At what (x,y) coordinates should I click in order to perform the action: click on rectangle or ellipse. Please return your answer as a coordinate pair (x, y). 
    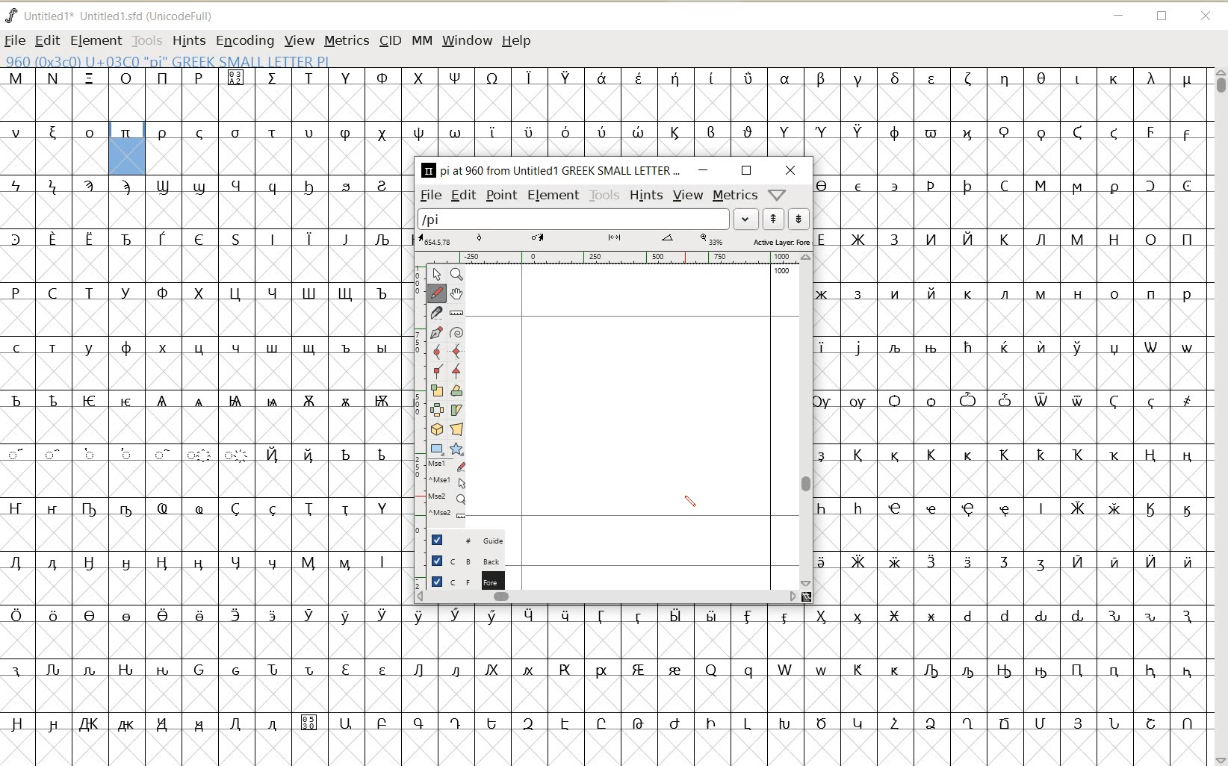
    Looking at the image, I should click on (436, 449).